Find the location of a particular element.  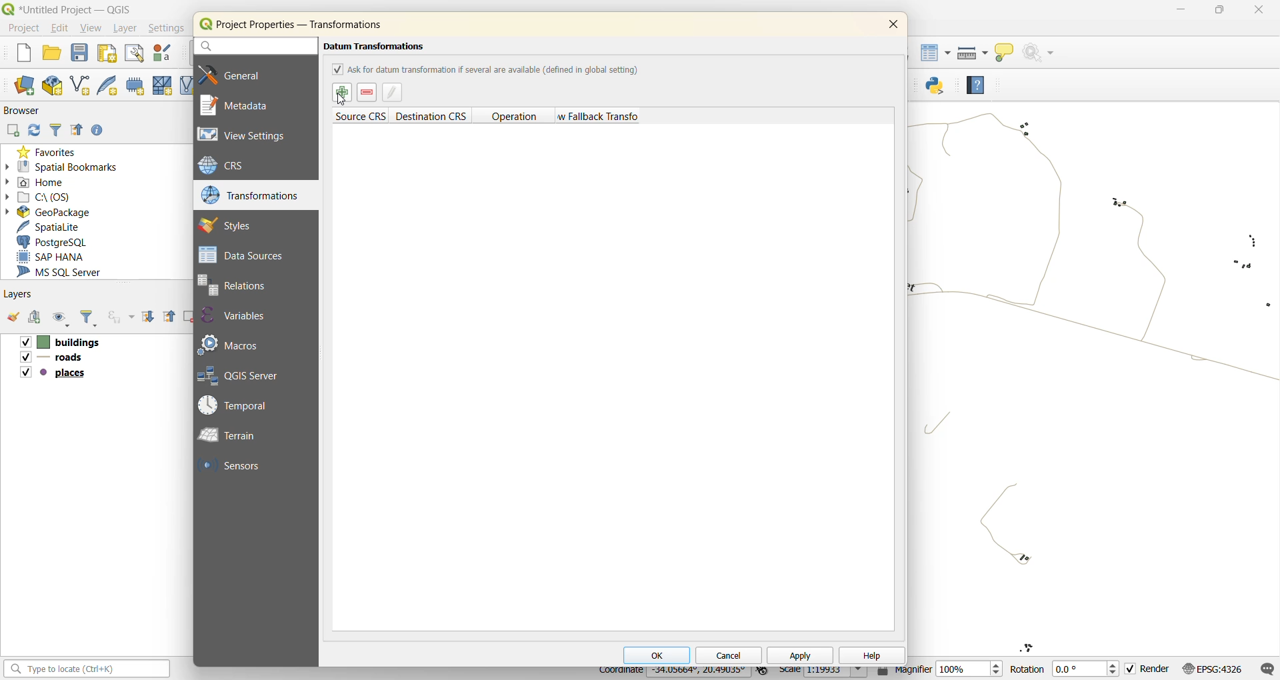

roads is located at coordinates (52, 359).